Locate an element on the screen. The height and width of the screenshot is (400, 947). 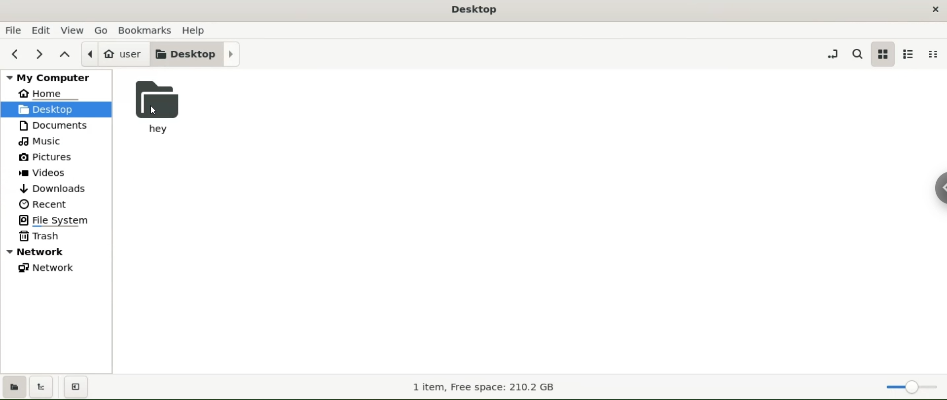
hey folder is located at coordinates (167, 107).